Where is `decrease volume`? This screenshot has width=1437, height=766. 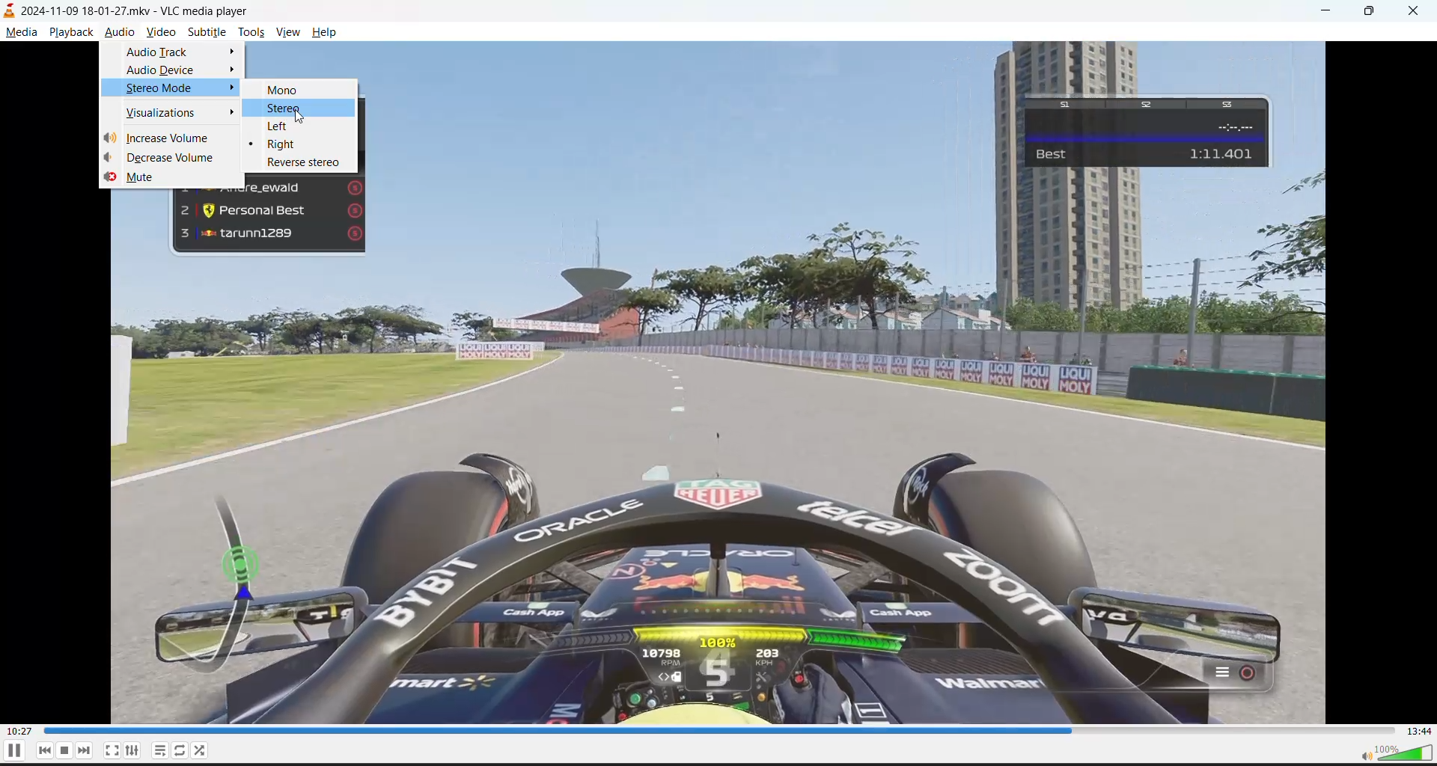
decrease volume is located at coordinates (159, 157).